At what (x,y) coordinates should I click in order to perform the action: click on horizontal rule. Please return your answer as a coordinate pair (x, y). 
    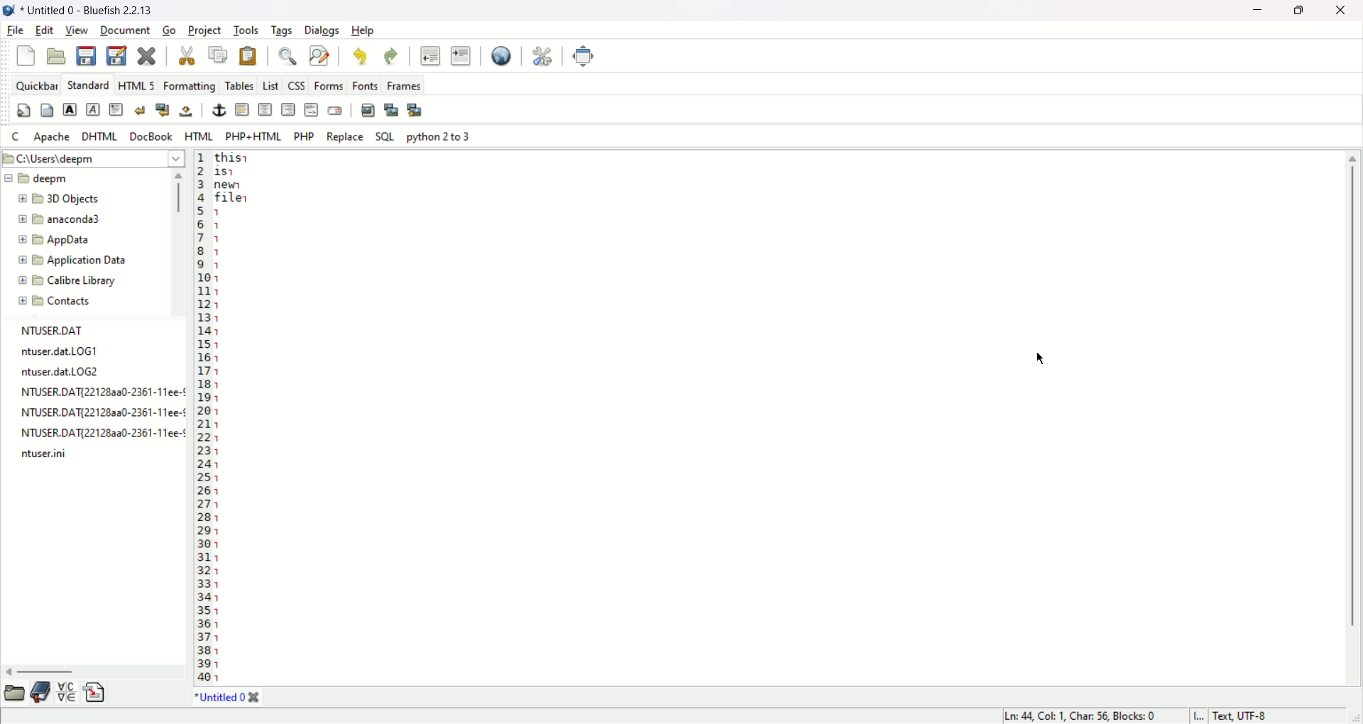
    Looking at the image, I should click on (242, 110).